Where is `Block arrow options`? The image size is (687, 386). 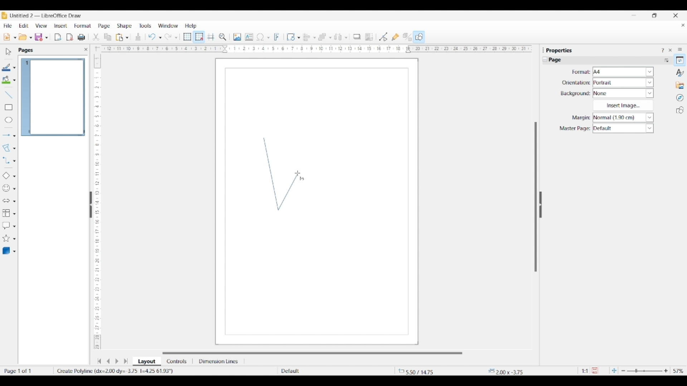 Block arrow options is located at coordinates (14, 201).